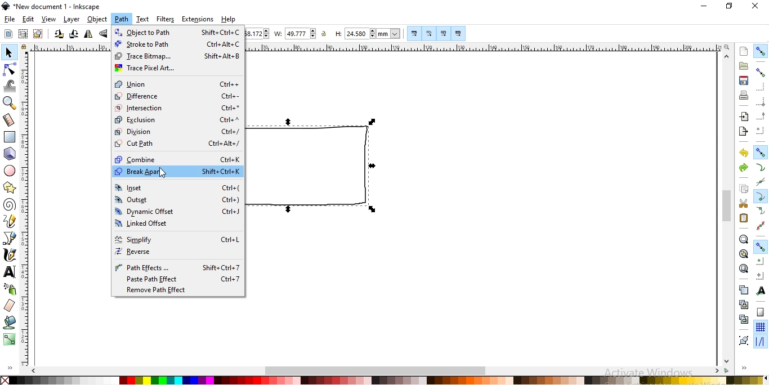  What do you see at coordinates (9, 104) in the screenshot?
I see `zoom in or zoom out` at bounding box center [9, 104].